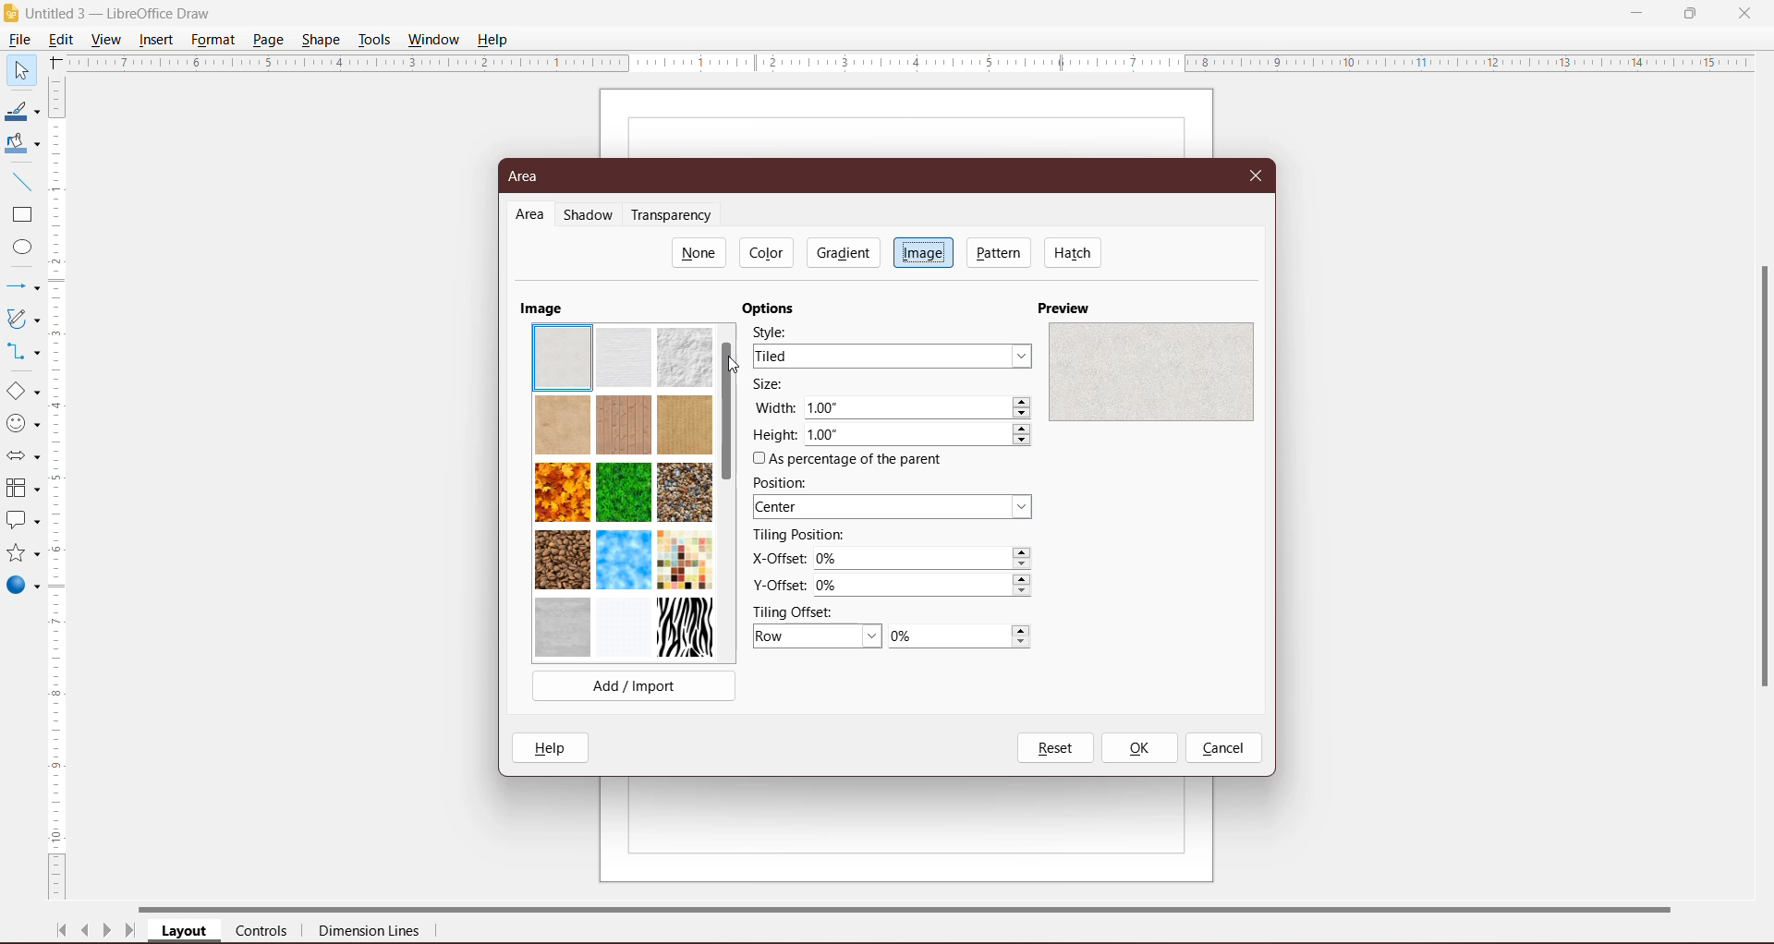  Describe the element at coordinates (774, 385) in the screenshot. I see `Size` at that location.